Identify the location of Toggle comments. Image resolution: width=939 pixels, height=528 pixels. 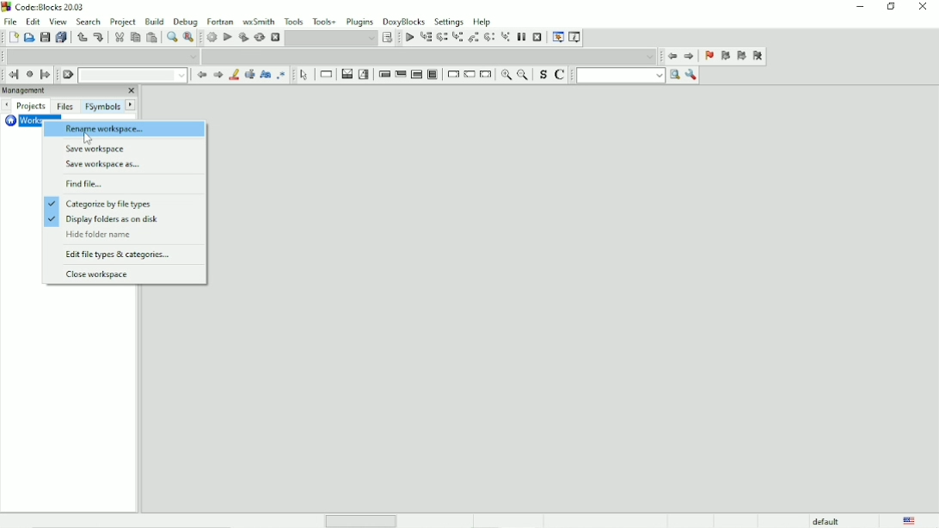
(562, 75).